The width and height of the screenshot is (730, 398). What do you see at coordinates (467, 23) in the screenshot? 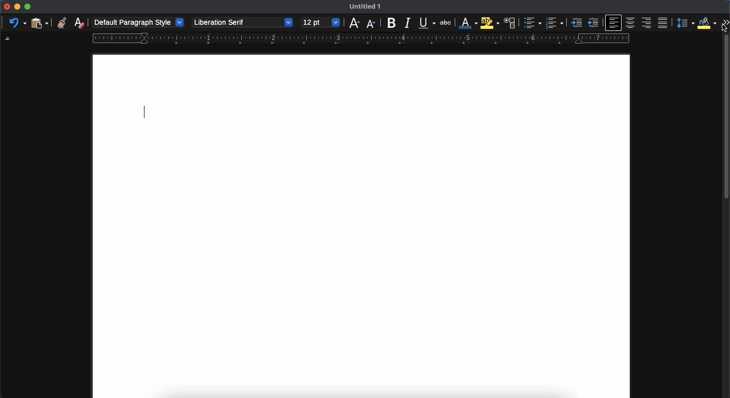
I see `font color` at bounding box center [467, 23].